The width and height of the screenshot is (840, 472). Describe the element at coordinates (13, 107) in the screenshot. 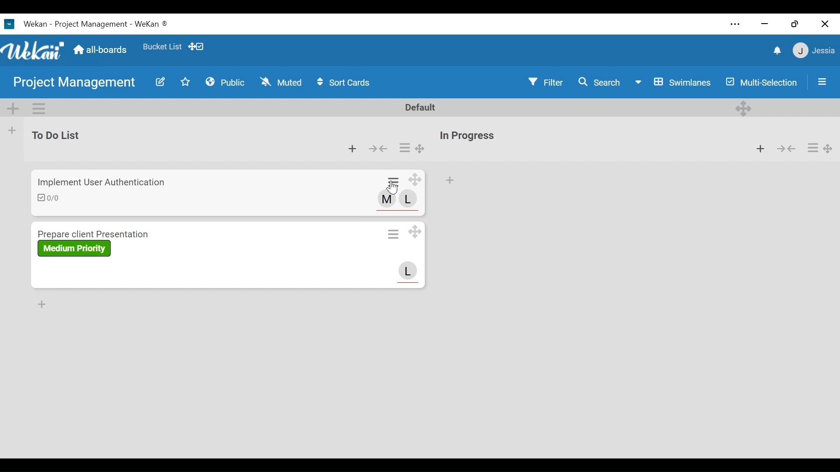

I see `Add Swimlane` at that location.